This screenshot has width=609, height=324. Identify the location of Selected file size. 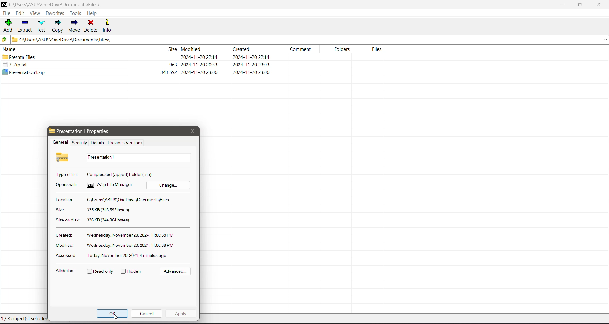
(108, 210).